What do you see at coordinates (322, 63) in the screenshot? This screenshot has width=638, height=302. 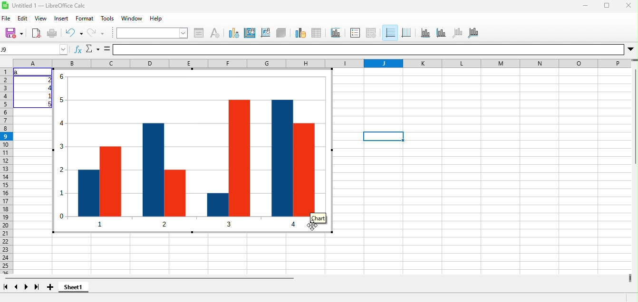 I see `column headings` at bounding box center [322, 63].